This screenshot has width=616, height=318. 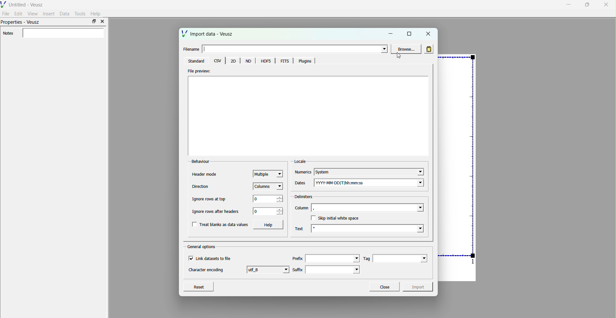 I want to click on column field, so click(x=368, y=208).